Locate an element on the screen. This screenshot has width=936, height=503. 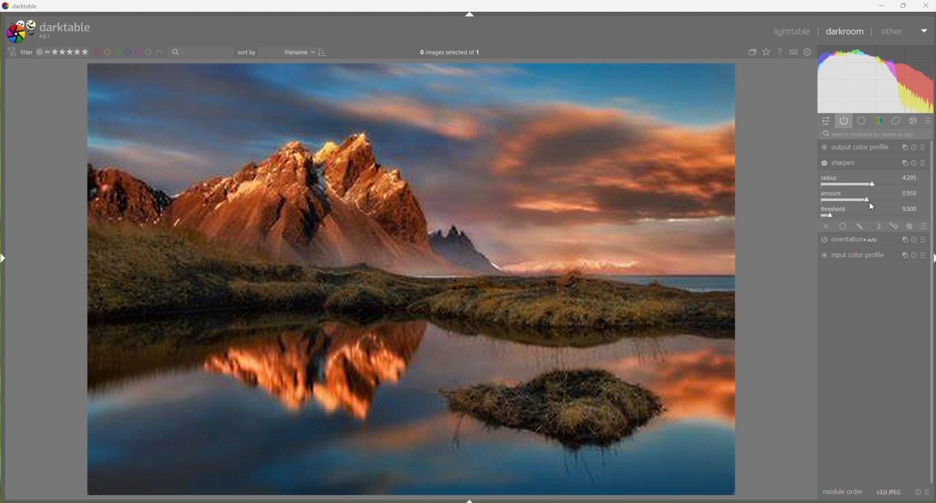
sort by is located at coordinates (247, 52).